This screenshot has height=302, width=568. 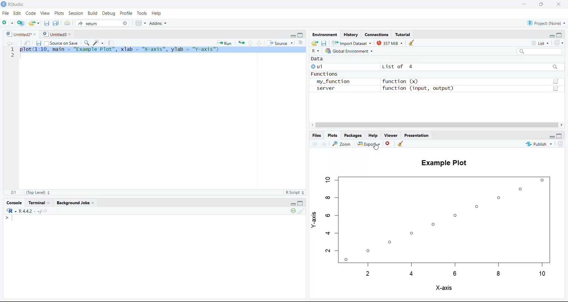 What do you see at coordinates (333, 135) in the screenshot?
I see `Plots` at bounding box center [333, 135].